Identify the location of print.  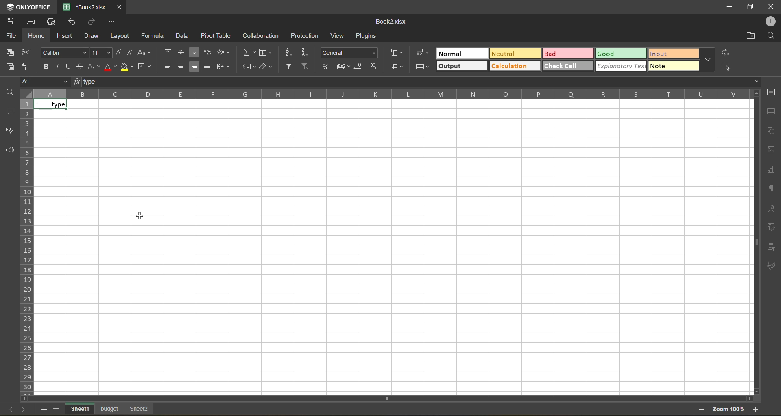
(33, 20).